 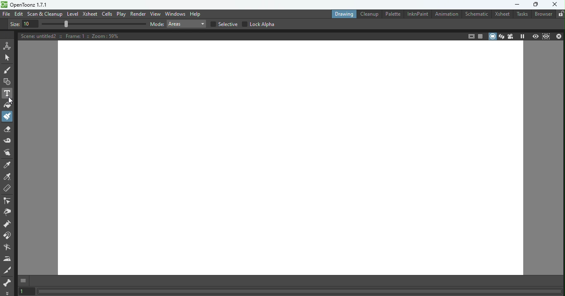 What do you see at coordinates (188, 25) in the screenshot?
I see `Drop down` at bounding box center [188, 25].